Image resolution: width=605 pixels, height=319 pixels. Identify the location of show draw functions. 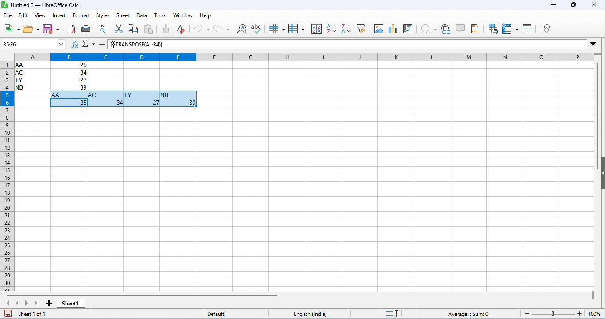
(546, 30).